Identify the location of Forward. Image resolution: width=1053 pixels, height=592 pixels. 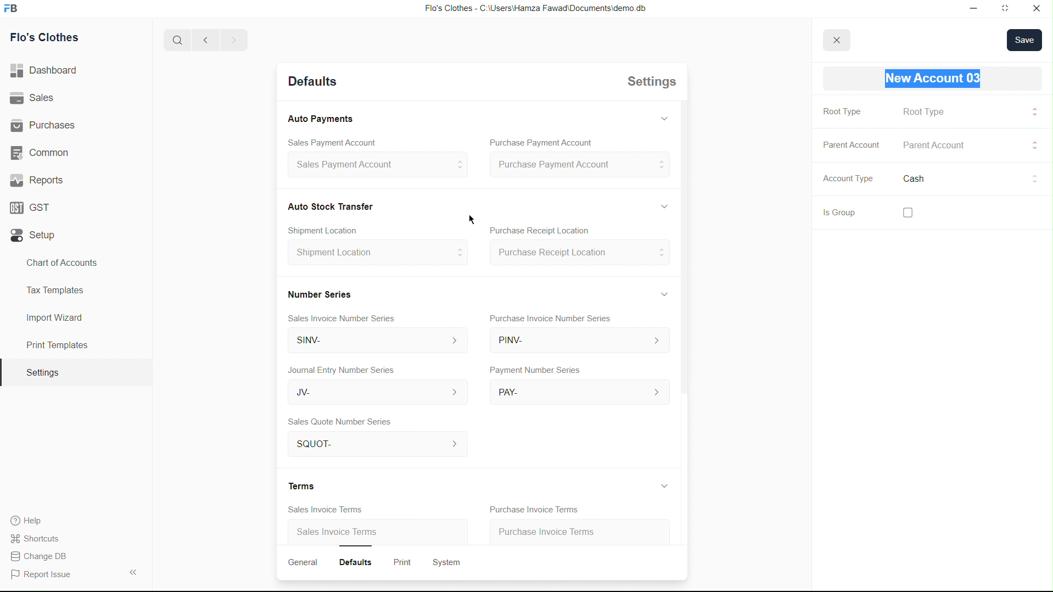
(233, 40).